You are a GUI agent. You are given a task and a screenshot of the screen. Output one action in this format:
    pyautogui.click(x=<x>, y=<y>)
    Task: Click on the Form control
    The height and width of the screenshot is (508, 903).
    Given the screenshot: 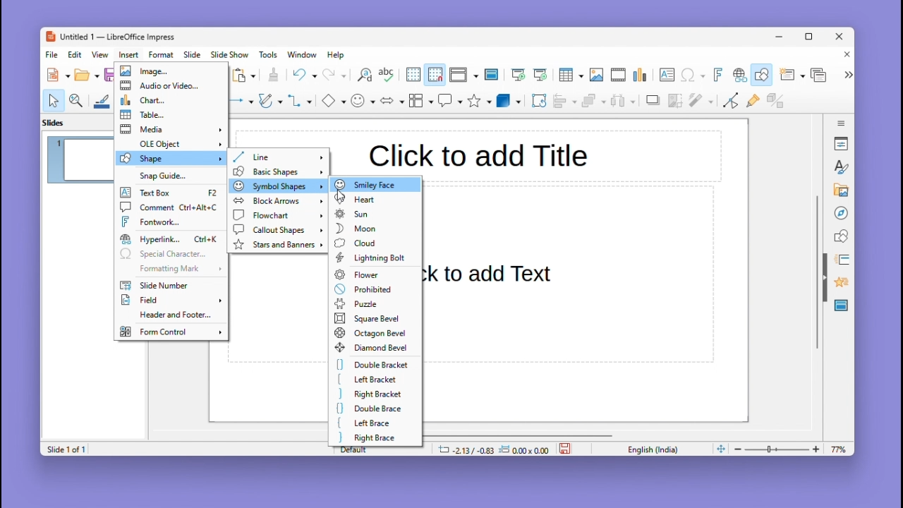 What is the action you would take?
    pyautogui.click(x=170, y=331)
    